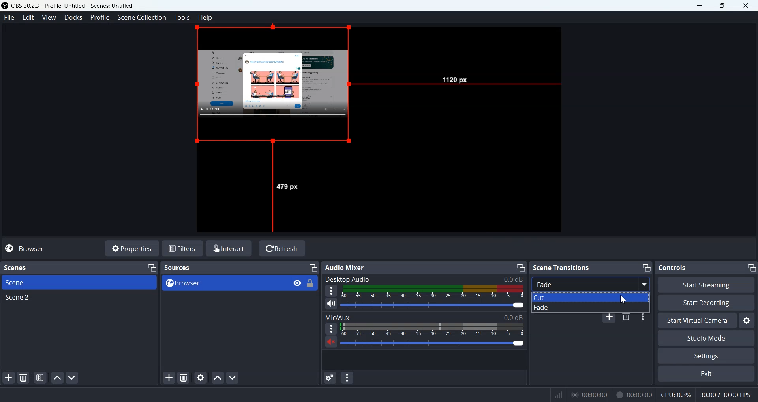 The image size is (758, 402). I want to click on Move Scene down, so click(73, 377).